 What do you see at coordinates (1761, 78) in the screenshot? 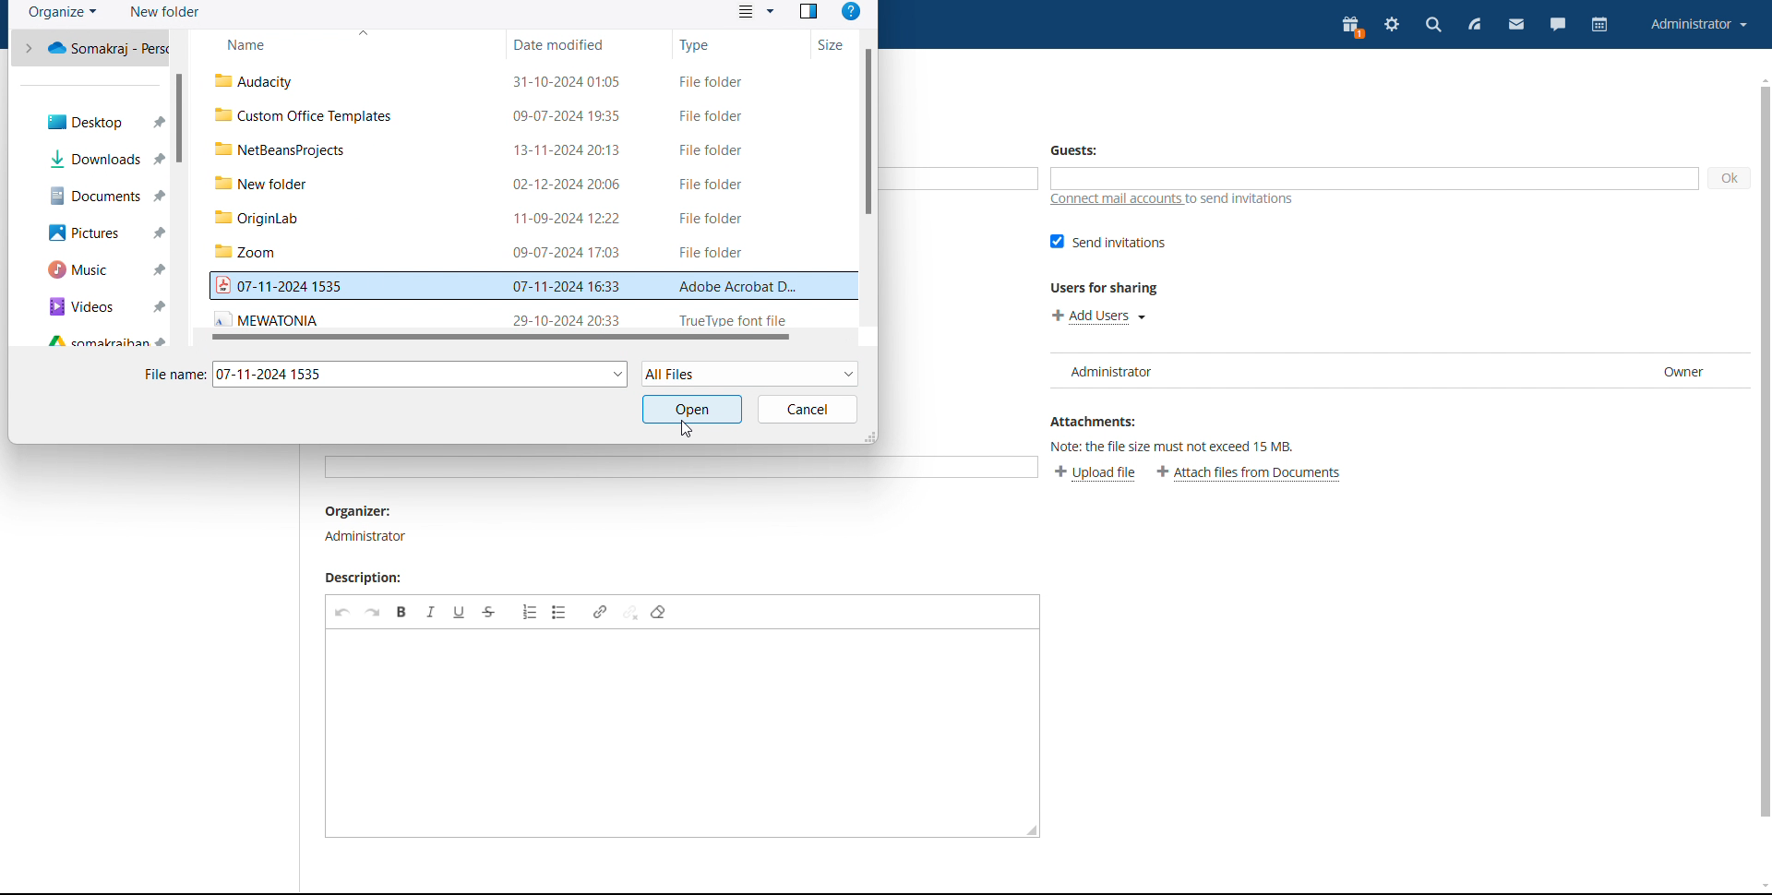
I see `scroll up` at bounding box center [1761, 78].